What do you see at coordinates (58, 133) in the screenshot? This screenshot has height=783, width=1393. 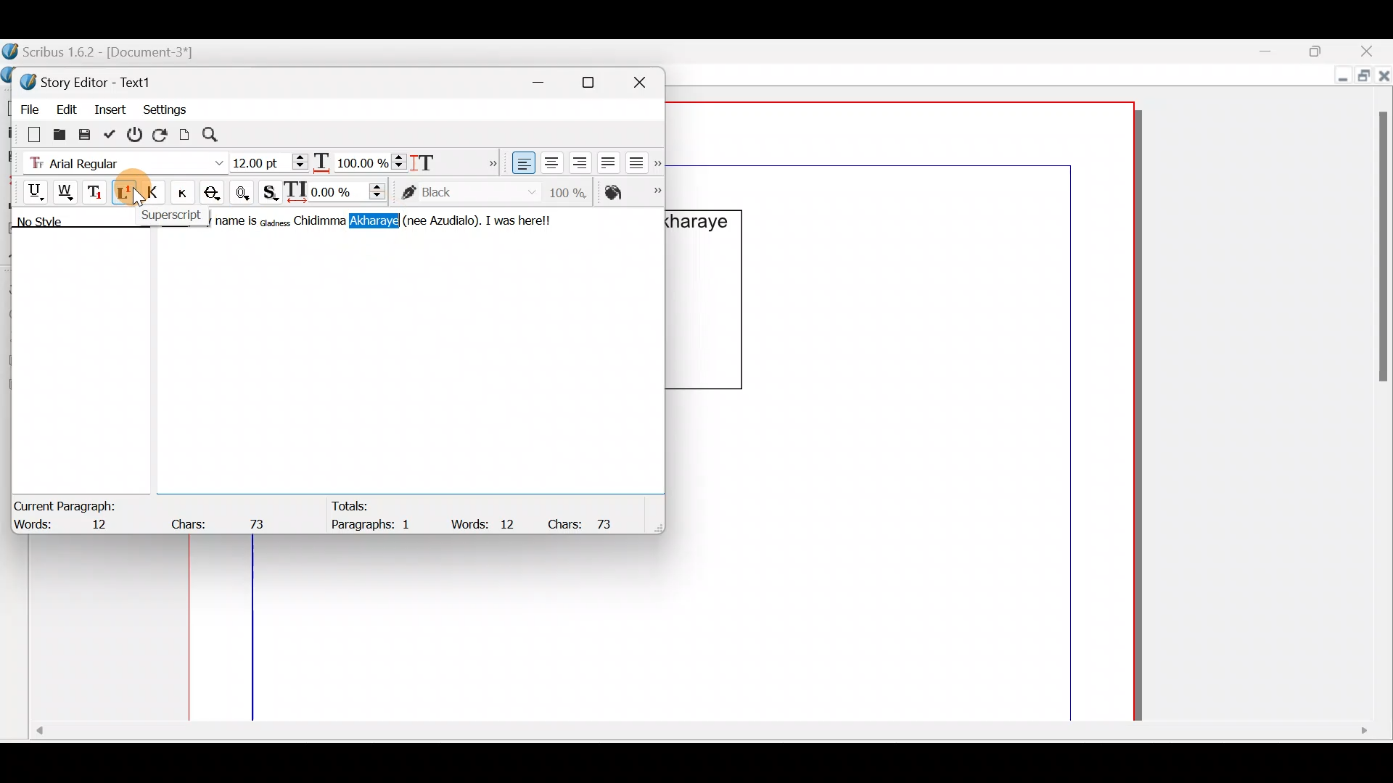 I see `Load from file` at bounding box center [58, 133].